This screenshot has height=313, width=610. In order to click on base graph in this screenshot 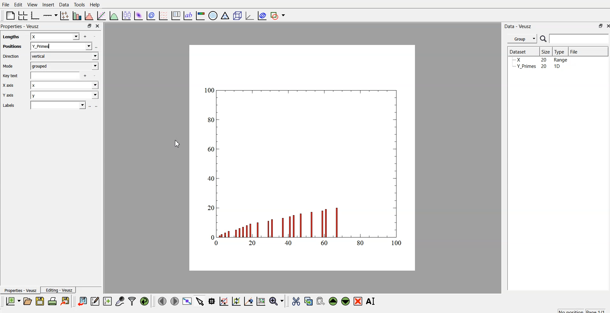, I will do `click(34, 15)`.